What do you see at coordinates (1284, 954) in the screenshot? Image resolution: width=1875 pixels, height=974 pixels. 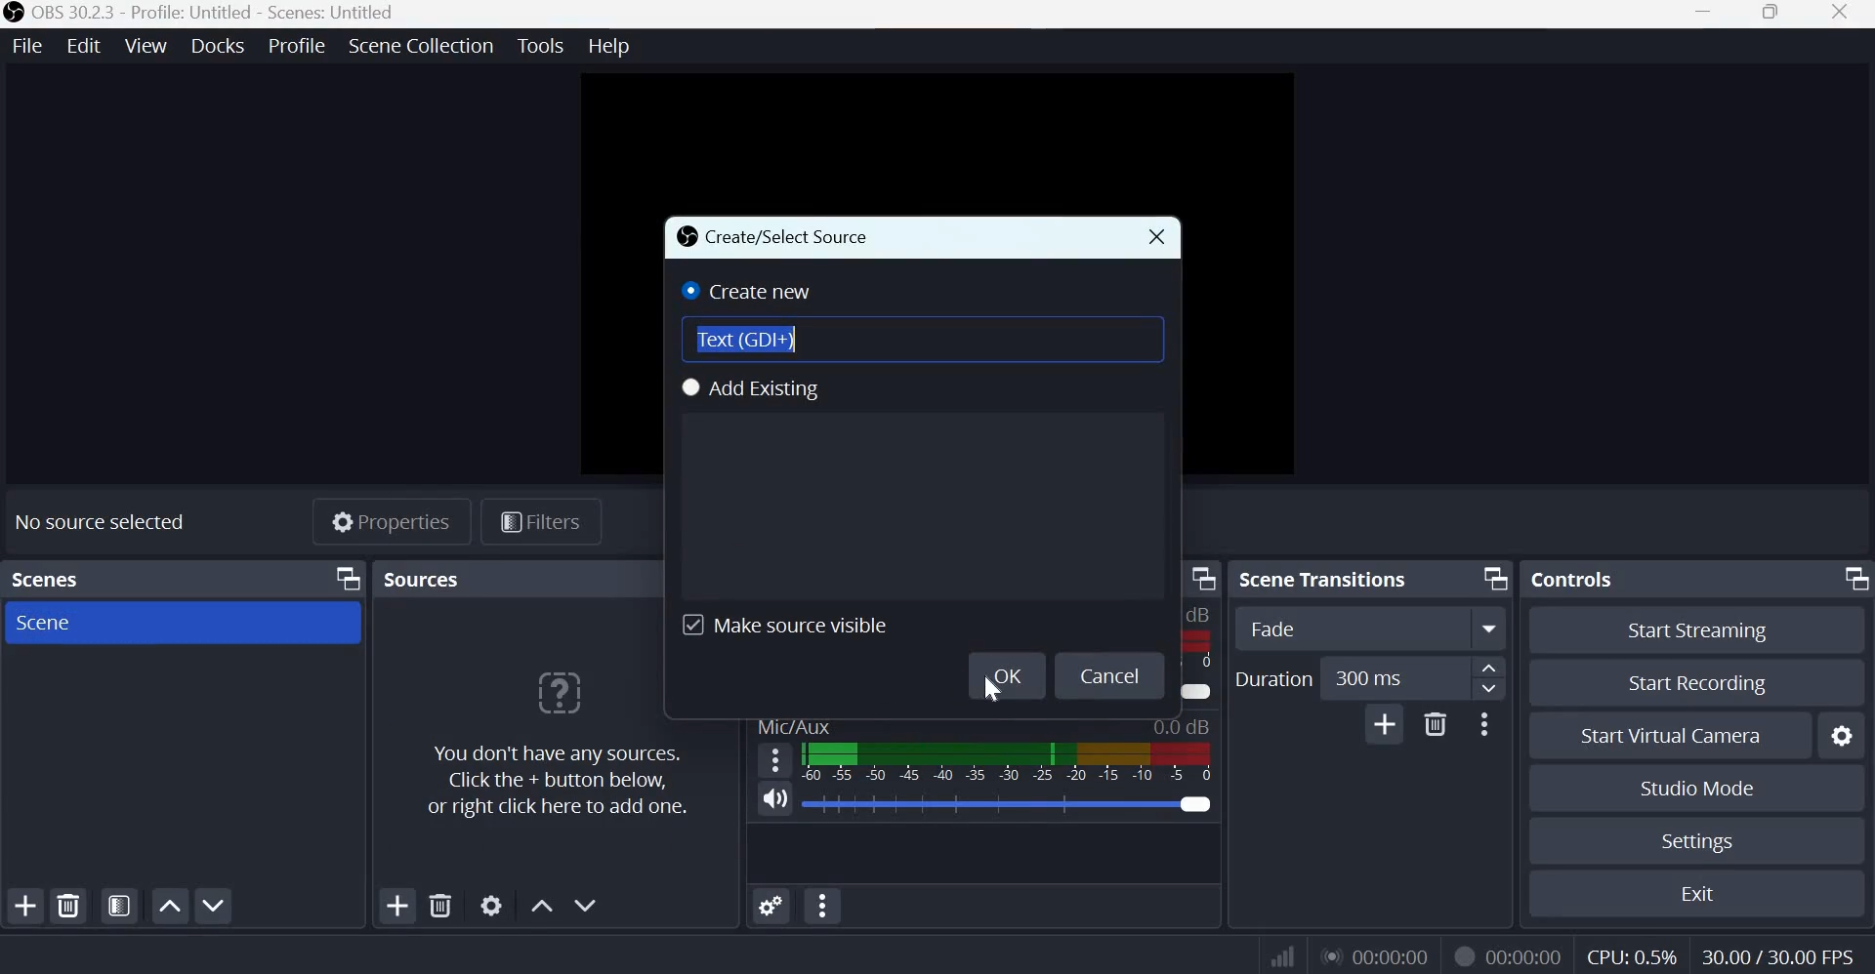 I see `Connection Status Indicator` at bounding box center [1284, 954].